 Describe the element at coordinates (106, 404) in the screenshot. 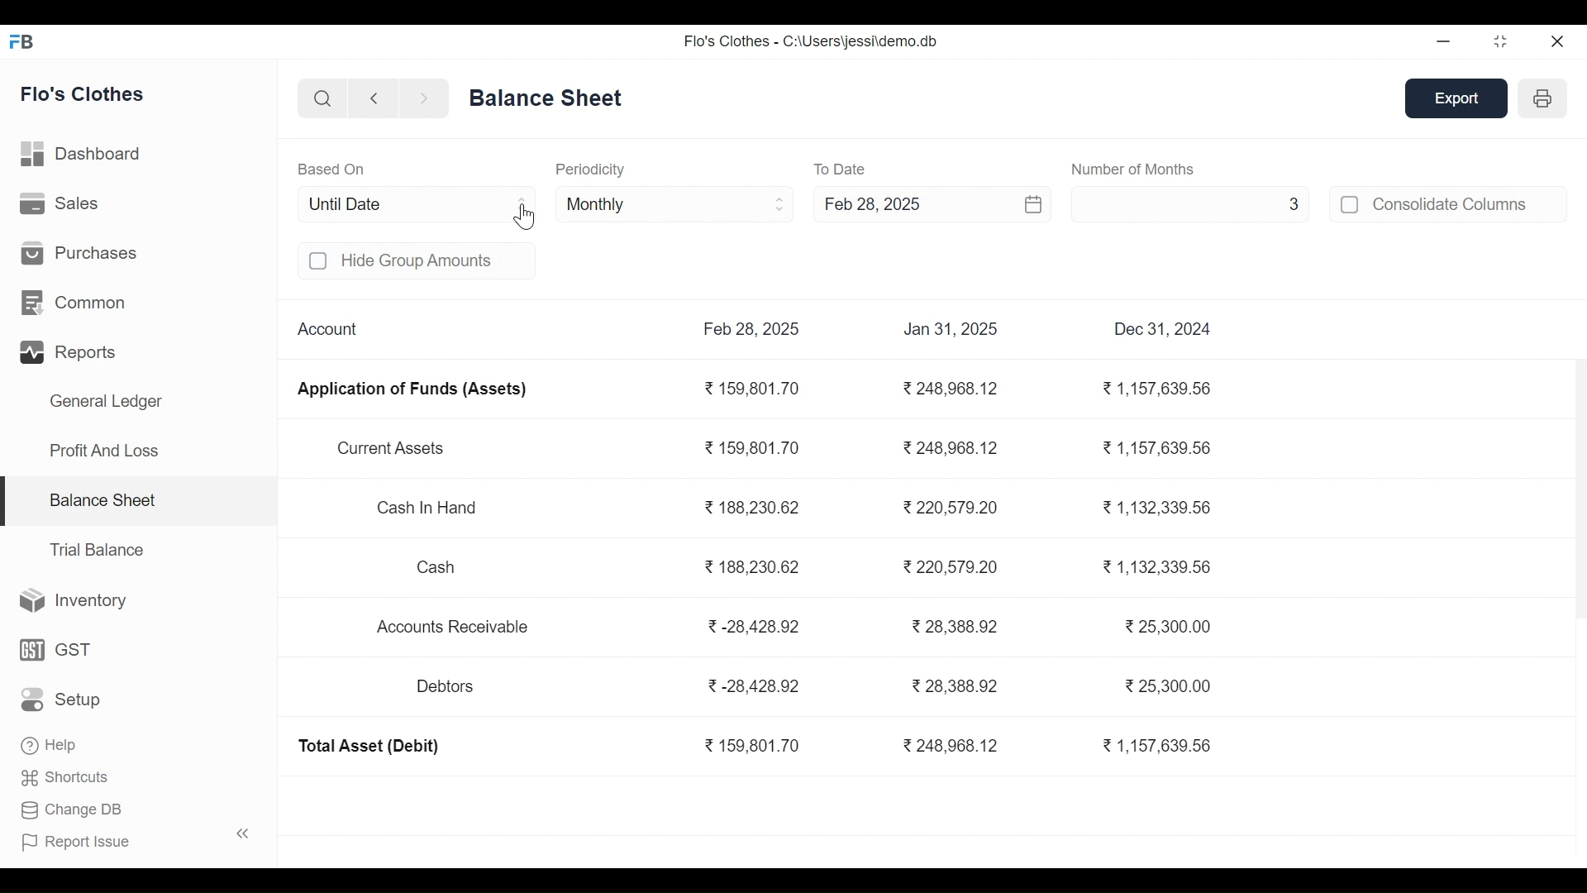

I see `General Ledger` at that location.